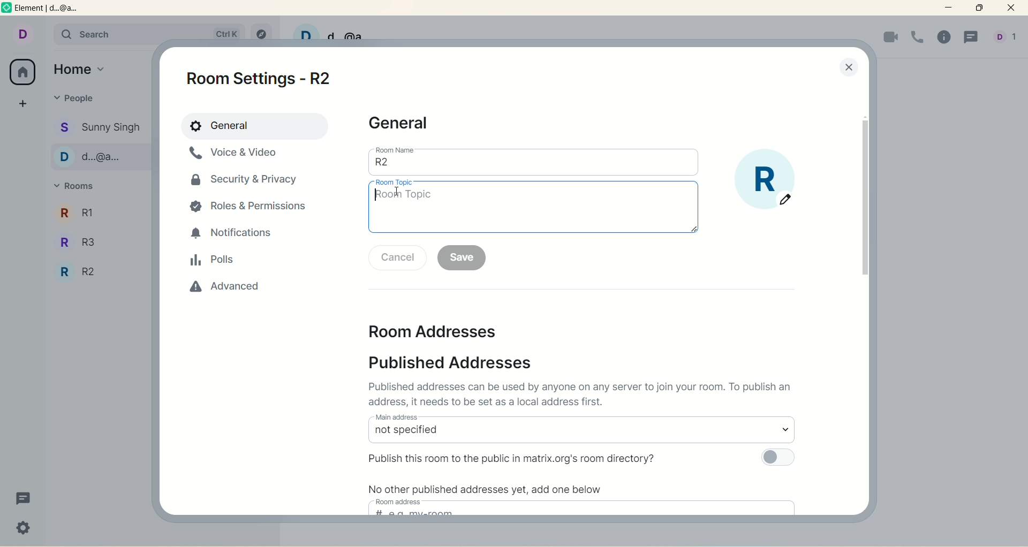 The image size is (1028, 547). Describe the element at coordinates (394, 183) in the screenshot. I see `room topic` at that location.